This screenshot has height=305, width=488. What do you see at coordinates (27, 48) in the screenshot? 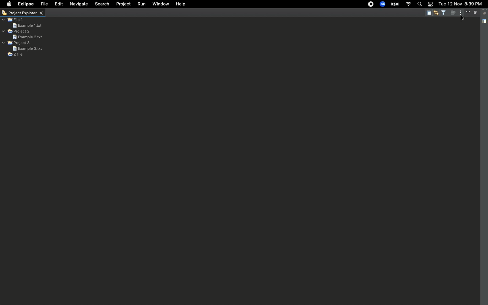
I see `Example 3 text file` at bounding box center [27, 48].